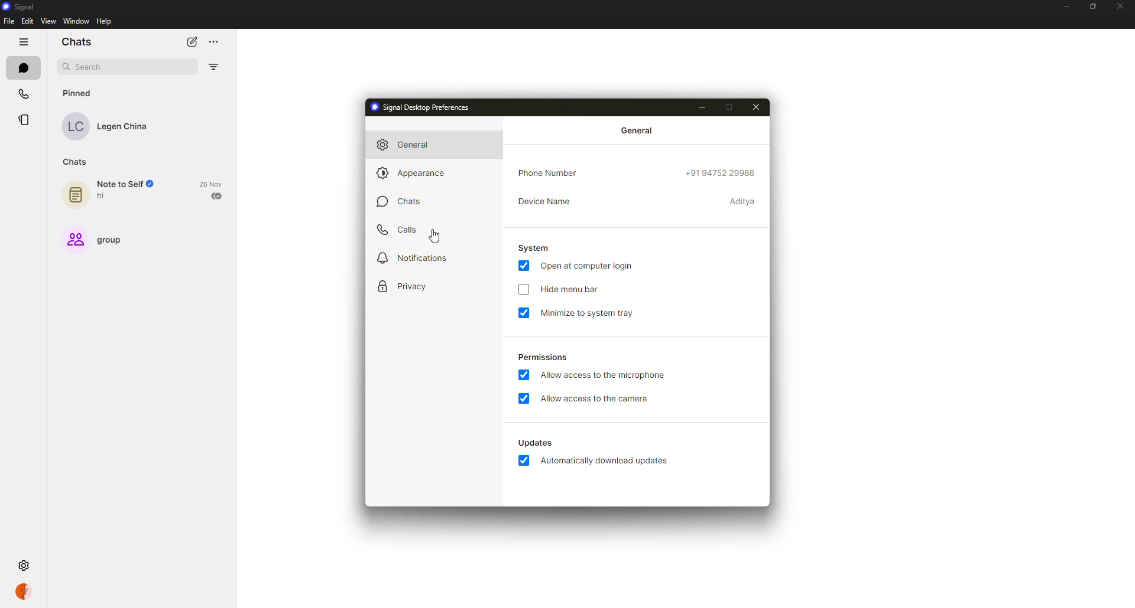  Describe the element at coordinates (76, 22) in the screenshot. I see `window` at that location.